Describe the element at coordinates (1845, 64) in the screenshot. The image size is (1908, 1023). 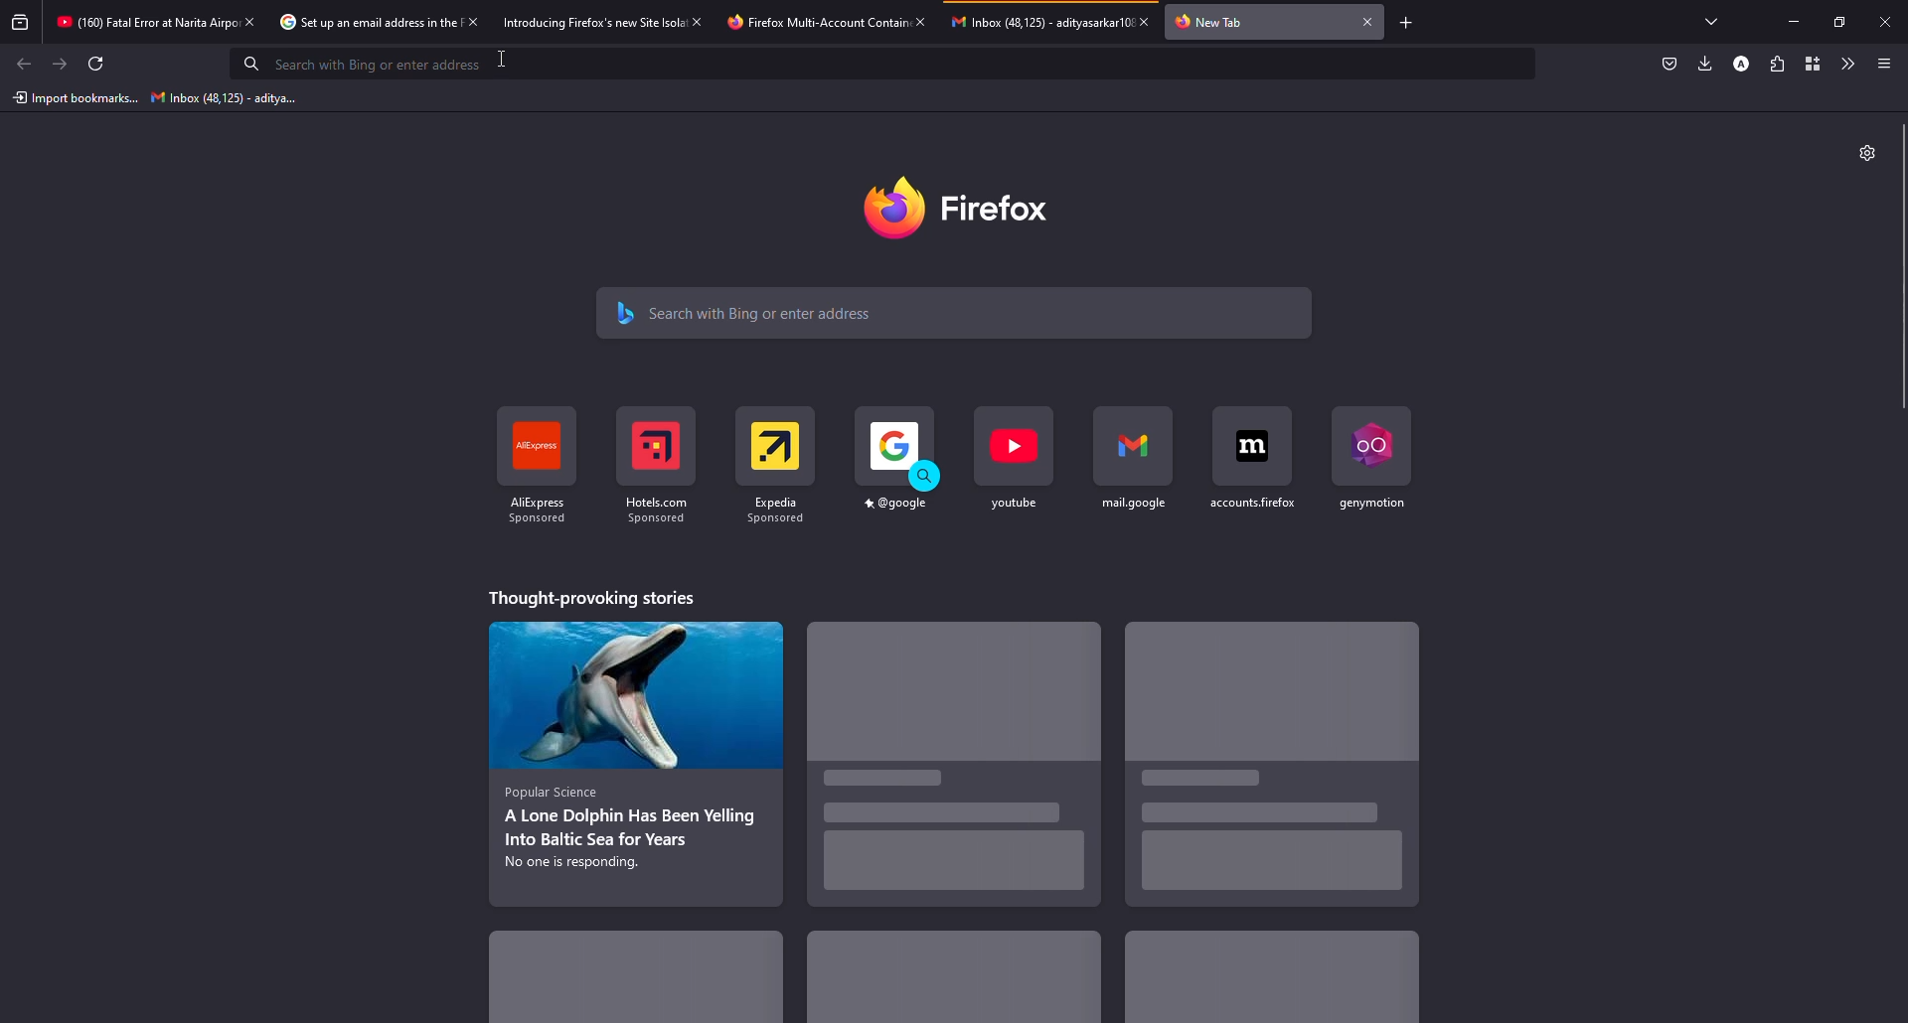
I see `more tools` at that location.